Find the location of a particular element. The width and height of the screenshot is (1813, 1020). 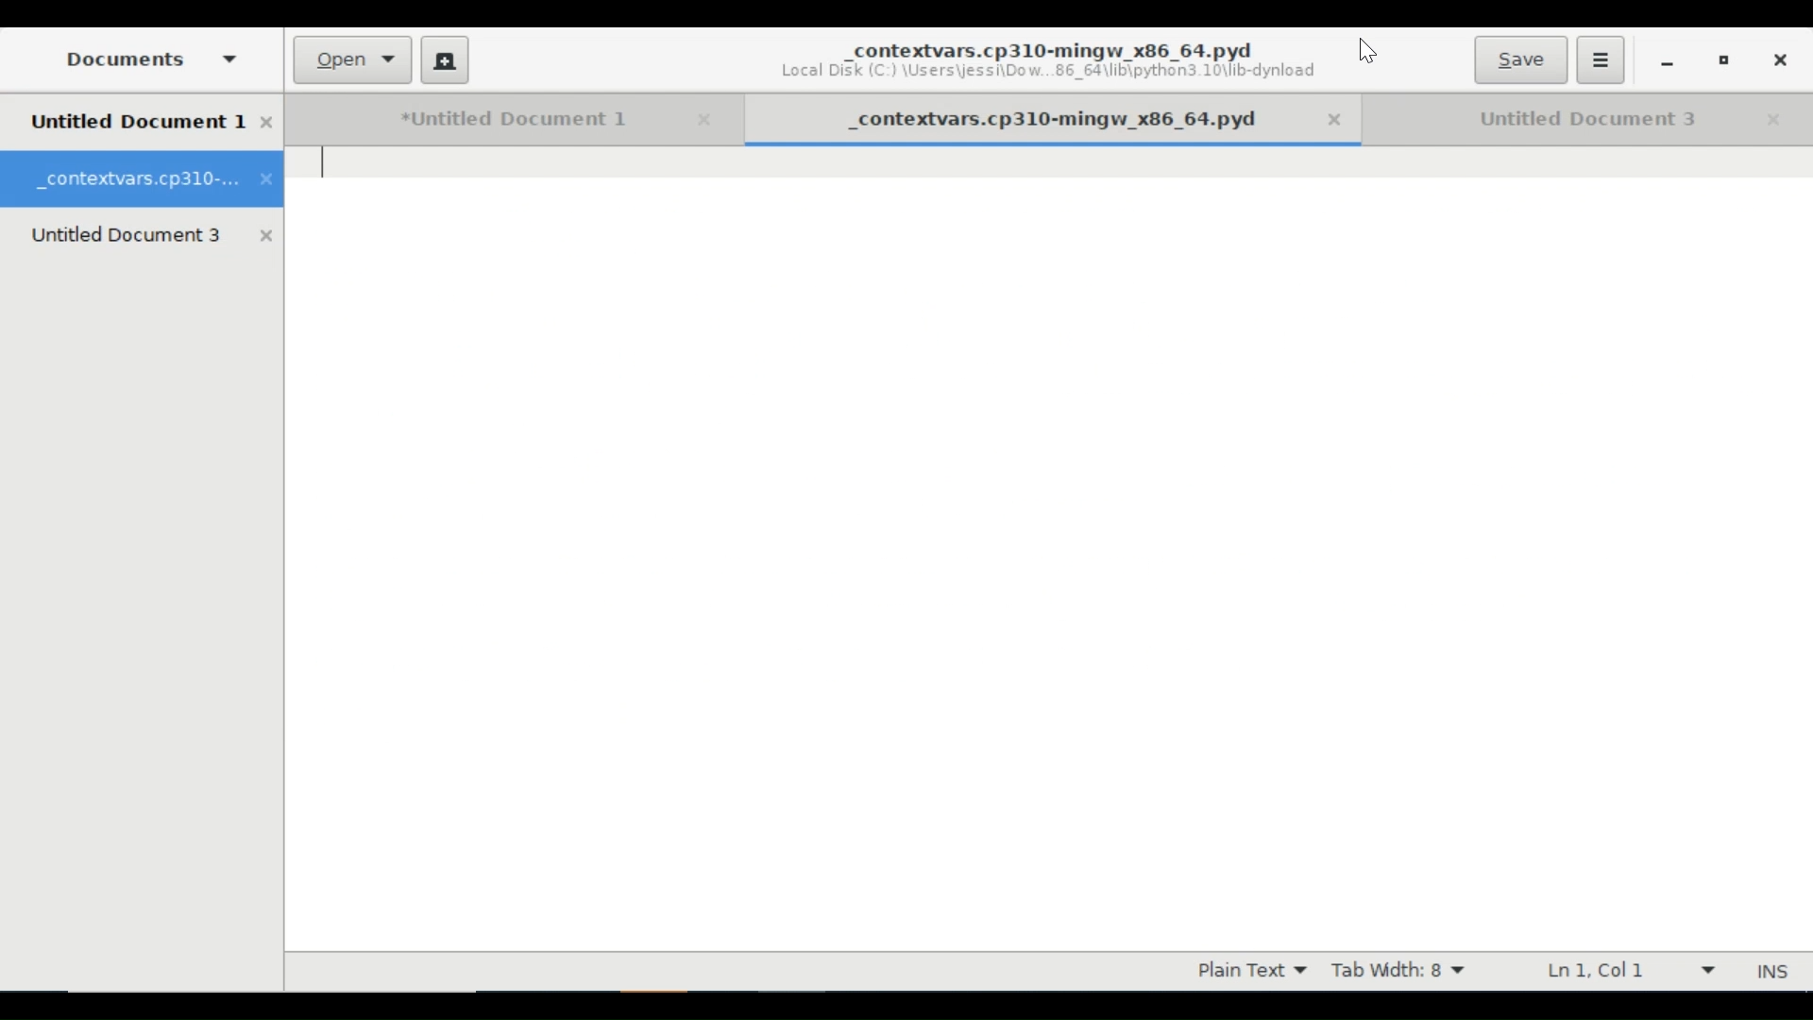

_contextvars.cp310-minger_xc86_64.pyd Tab is located at coordinates (1033, 117).